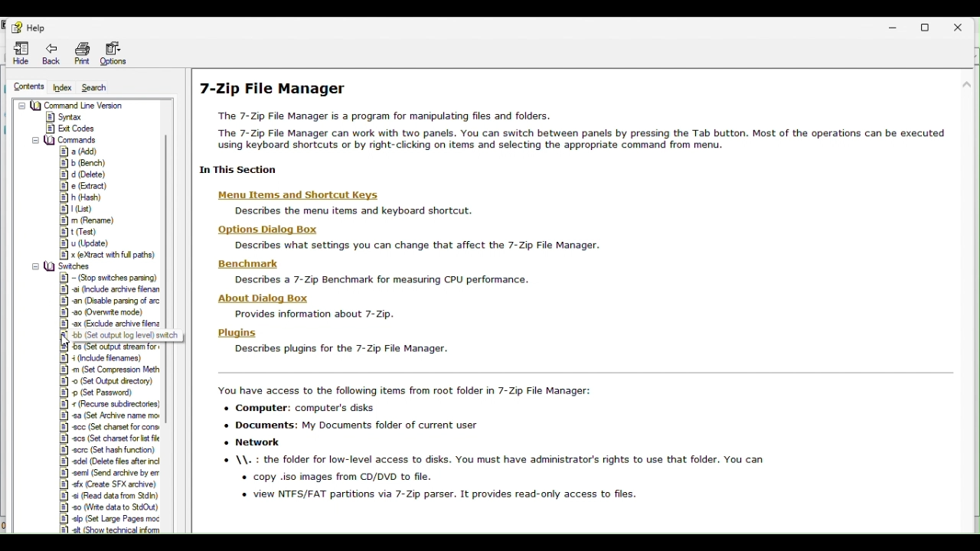  What do you see at coordinates (263, 231) in the screenshot?
I see `Options Dialog Box` at bounding box center [263, 231].